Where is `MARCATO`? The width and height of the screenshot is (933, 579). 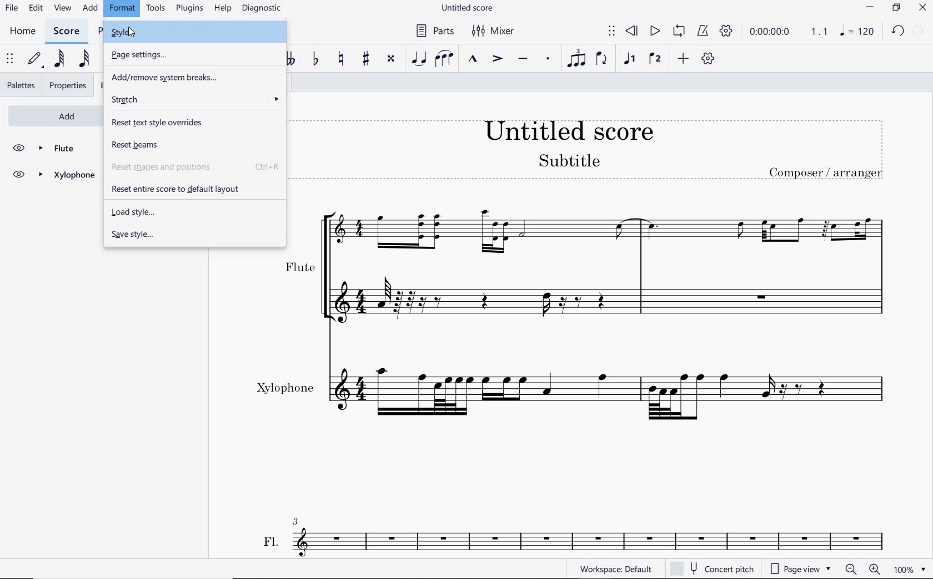
MARCATO is located at coordinates (473, 59).